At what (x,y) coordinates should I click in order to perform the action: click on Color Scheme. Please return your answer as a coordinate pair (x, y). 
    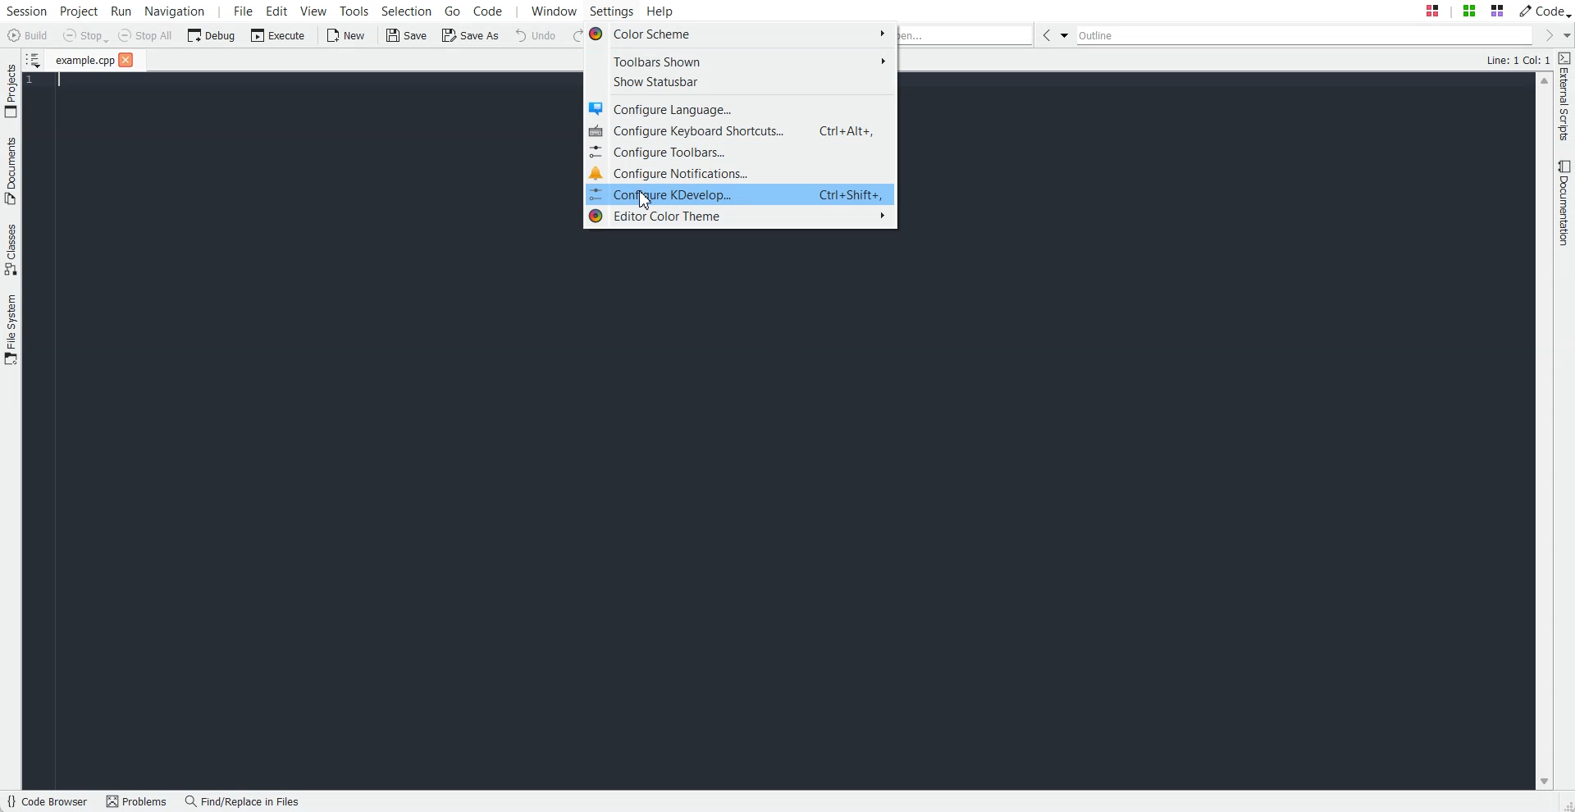
    Looking at the image, I should click on (739, 34).